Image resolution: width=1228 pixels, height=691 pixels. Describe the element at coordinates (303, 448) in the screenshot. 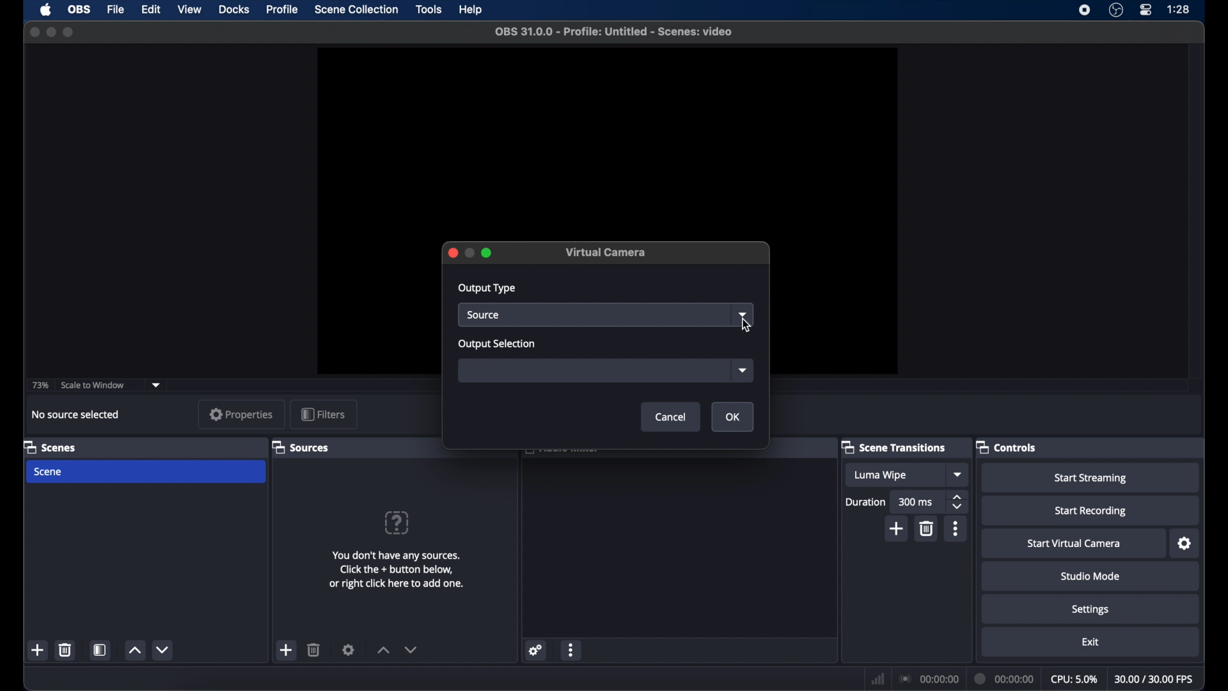

I see `sources` at that location.